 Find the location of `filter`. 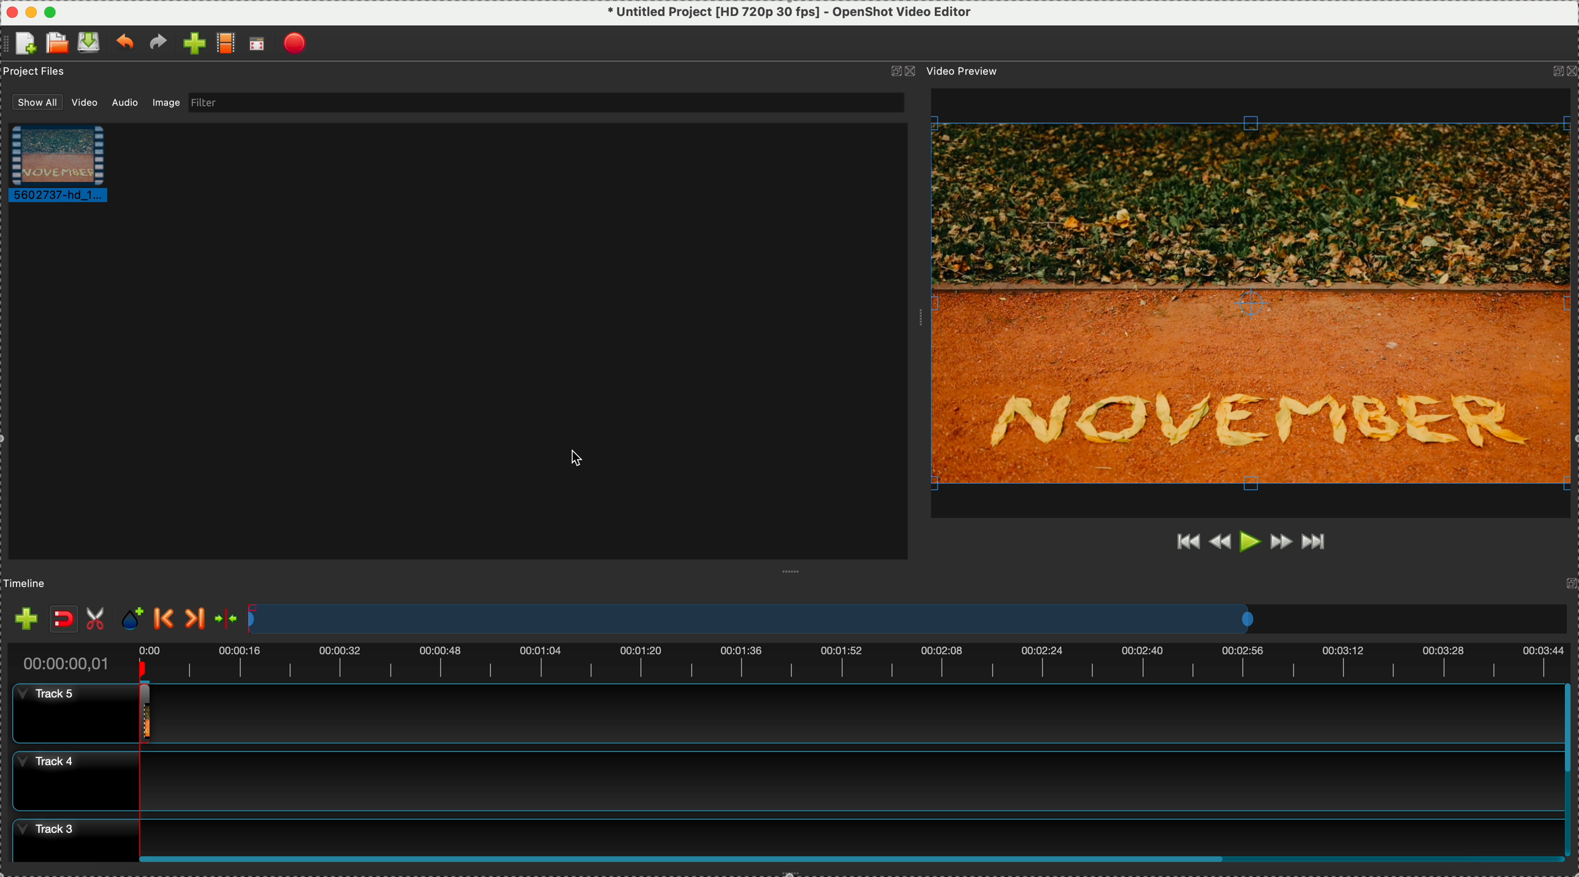

filter is located at coordinates (546, 102).